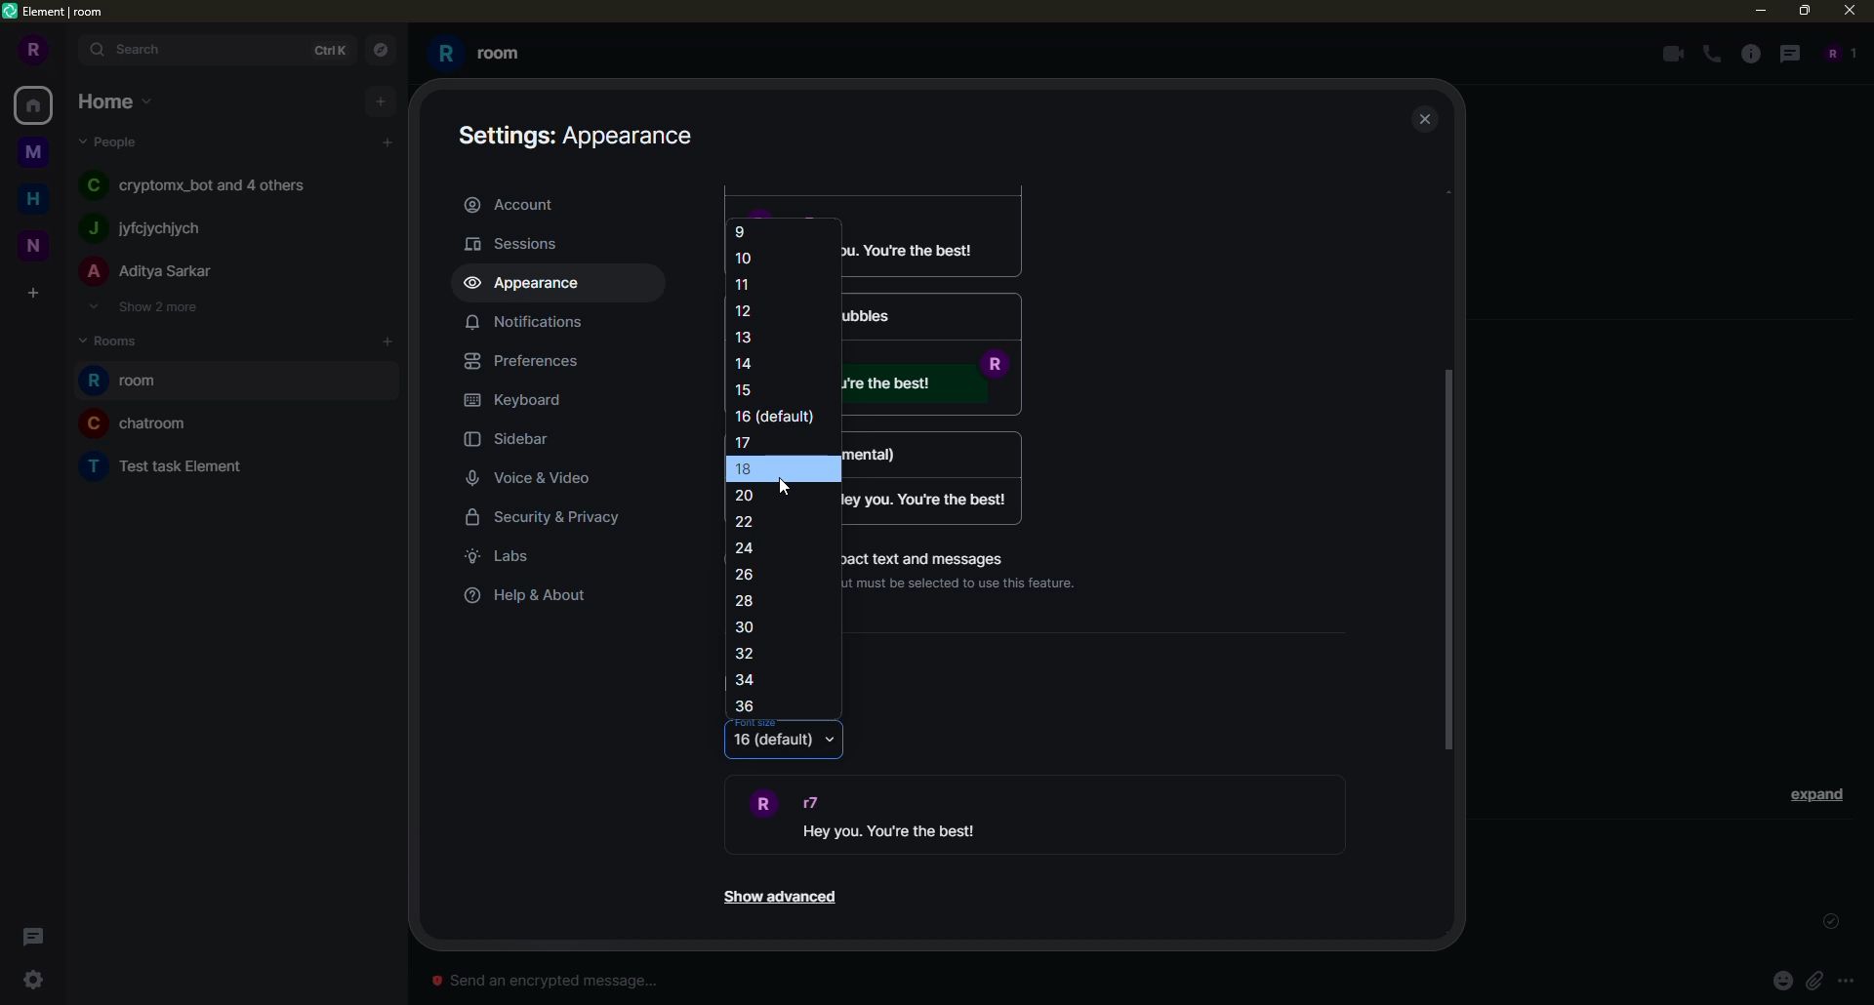  What do you see at coordinates (381, 100) in the screenshot?
I see `add` at bounding box center [381, 100].